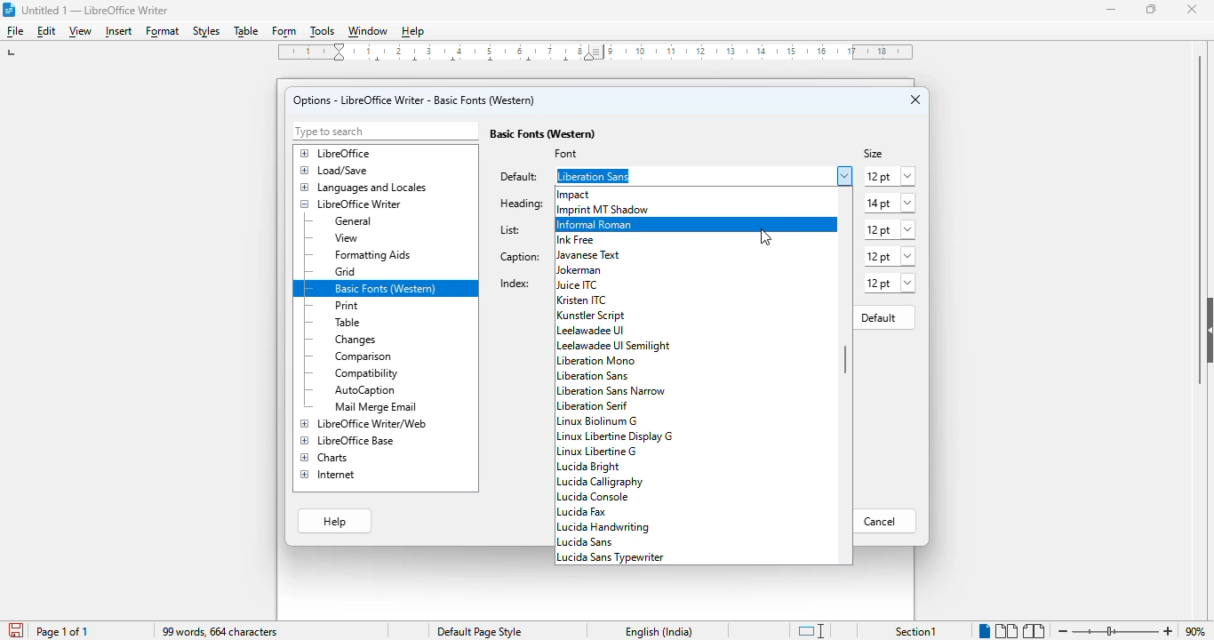  Describe the element at coordinates (1115, 631) in the screenshot. I see `zoom in or zoom out bar` at that location.